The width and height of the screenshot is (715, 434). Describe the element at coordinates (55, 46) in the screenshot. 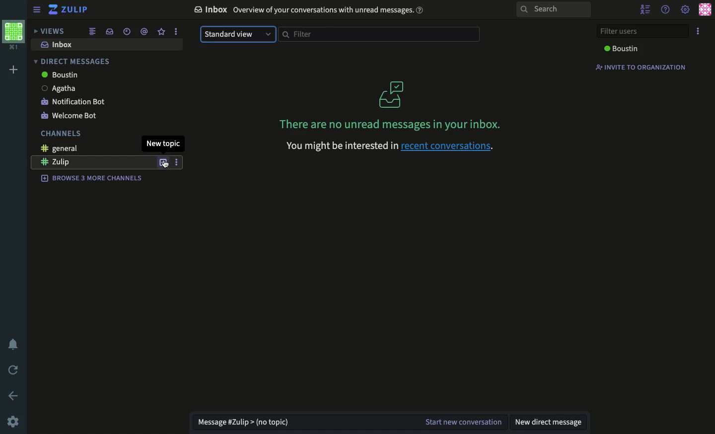

I see `inbox` at that location.